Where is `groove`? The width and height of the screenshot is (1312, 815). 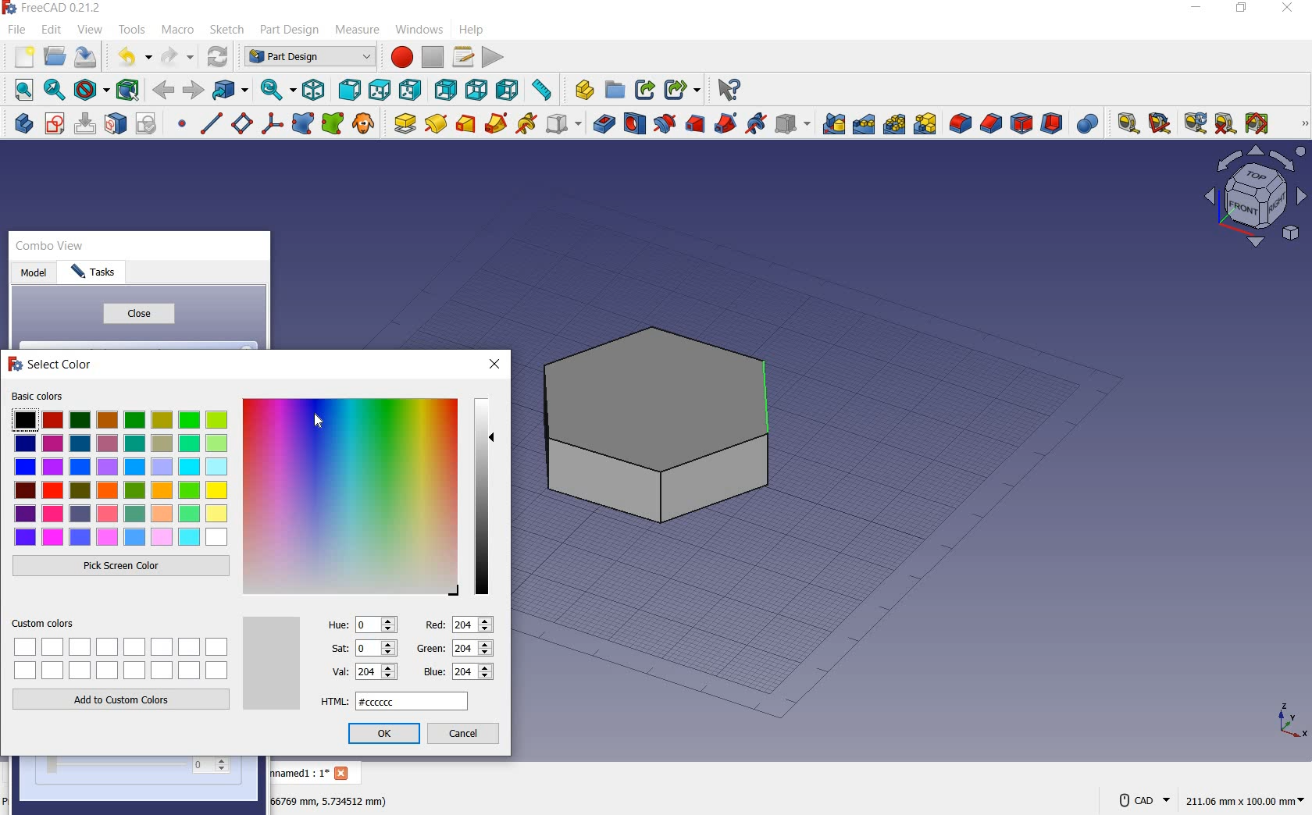
groove is located at coordinates (663, 124).